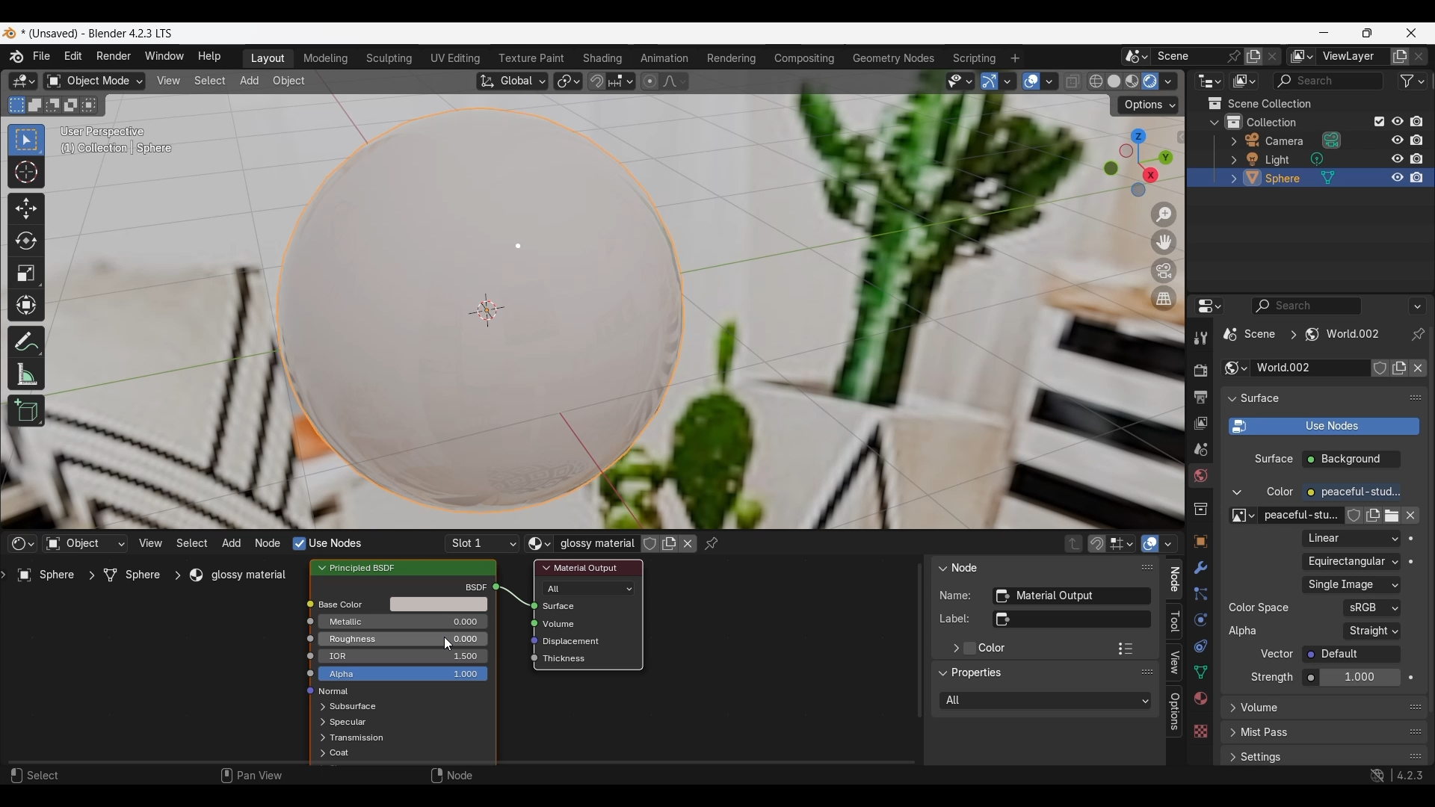  Describe the element at coordinates (1229, 178) in the screenshot. I see `expand respective scenes` at that location.